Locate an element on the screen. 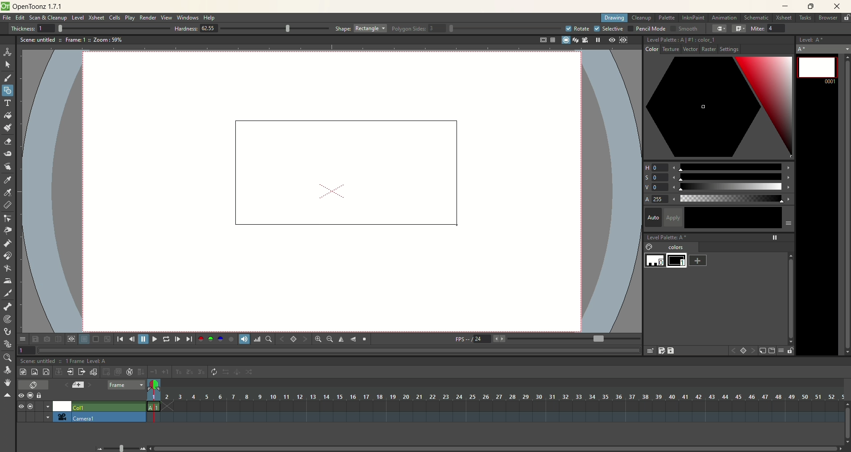 Image resolution: width=851 pixels, height=452 pixels. play is located at coordinates (153, 339).